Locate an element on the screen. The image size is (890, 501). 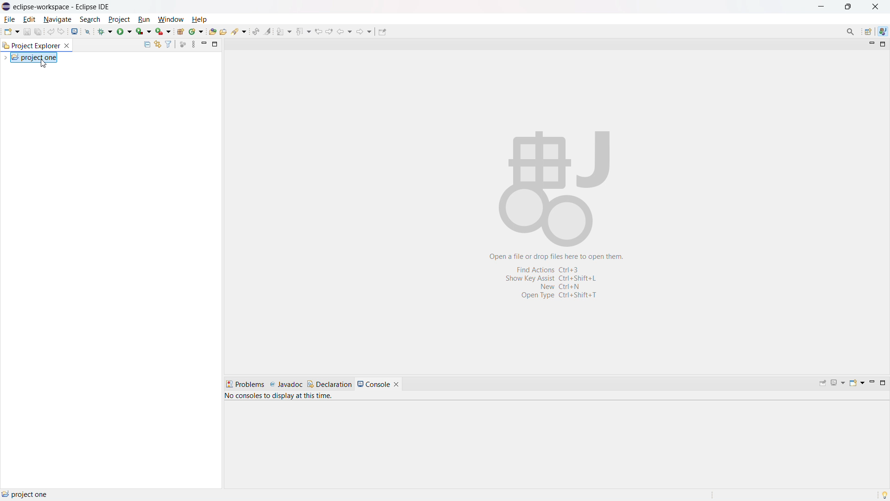
next annotation is located at coordinates (284, 32).